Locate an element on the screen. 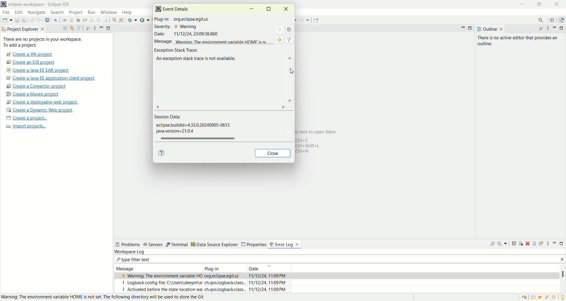 The width and height of the screenshot is (566, 301). tip of the day is located at coordinates (562, 297).